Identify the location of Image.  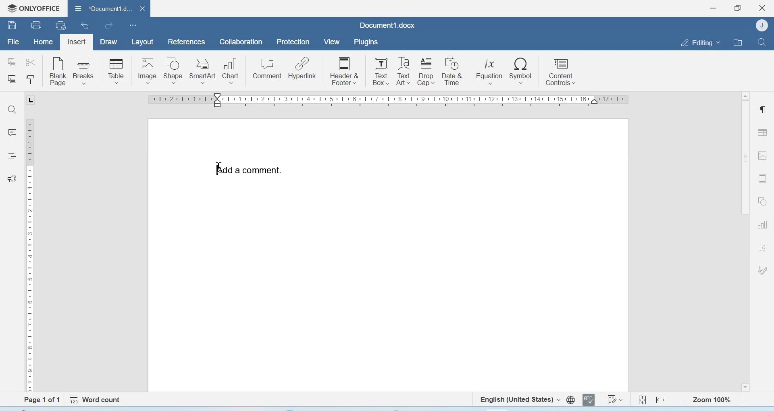
(763, 155).